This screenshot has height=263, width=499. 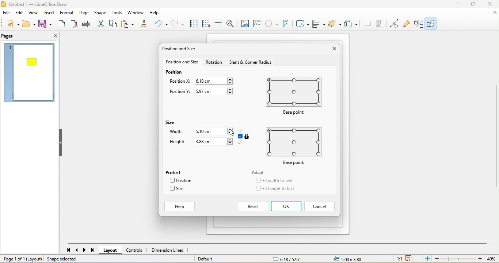 What do you see at coordinates (494, 13) in the screenshot?
I see `close` at bounding box center [494, 13].